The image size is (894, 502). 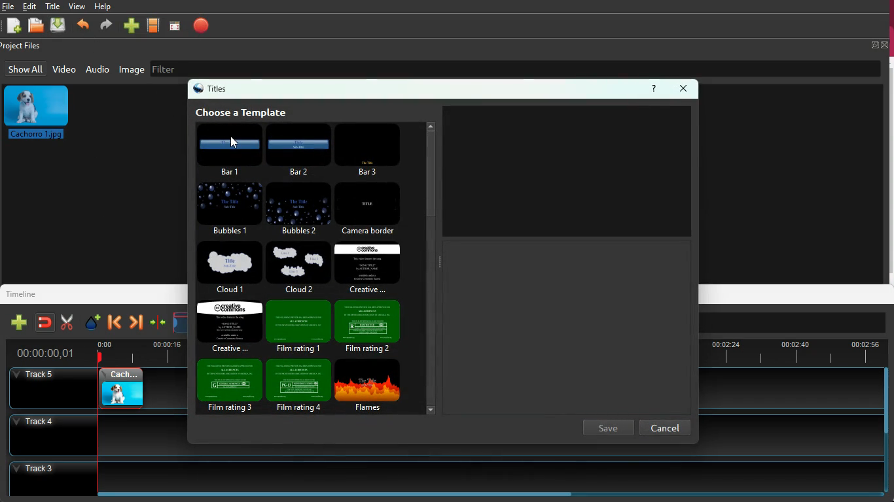 I want to click on upload, so click(x=59, y=25).